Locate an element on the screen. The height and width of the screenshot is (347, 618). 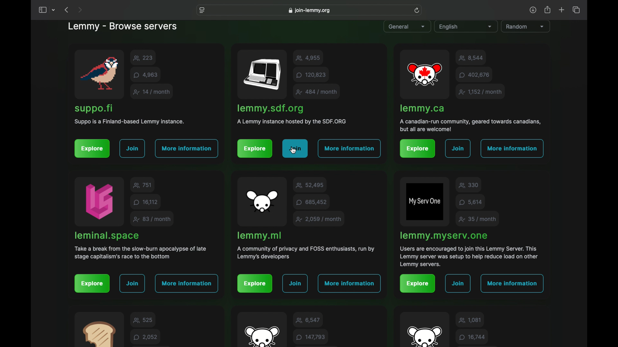
participants is located at coordinates (143, 58).